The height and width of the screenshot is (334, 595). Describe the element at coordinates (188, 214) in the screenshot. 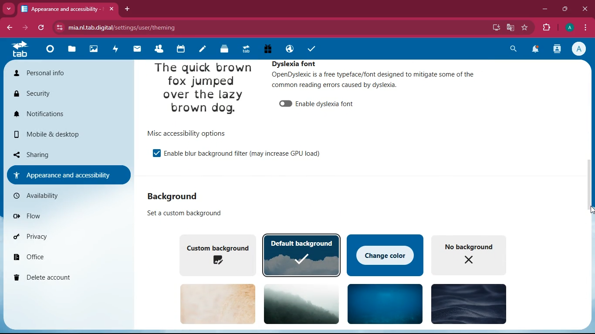

I see `set a custom background` at that location.